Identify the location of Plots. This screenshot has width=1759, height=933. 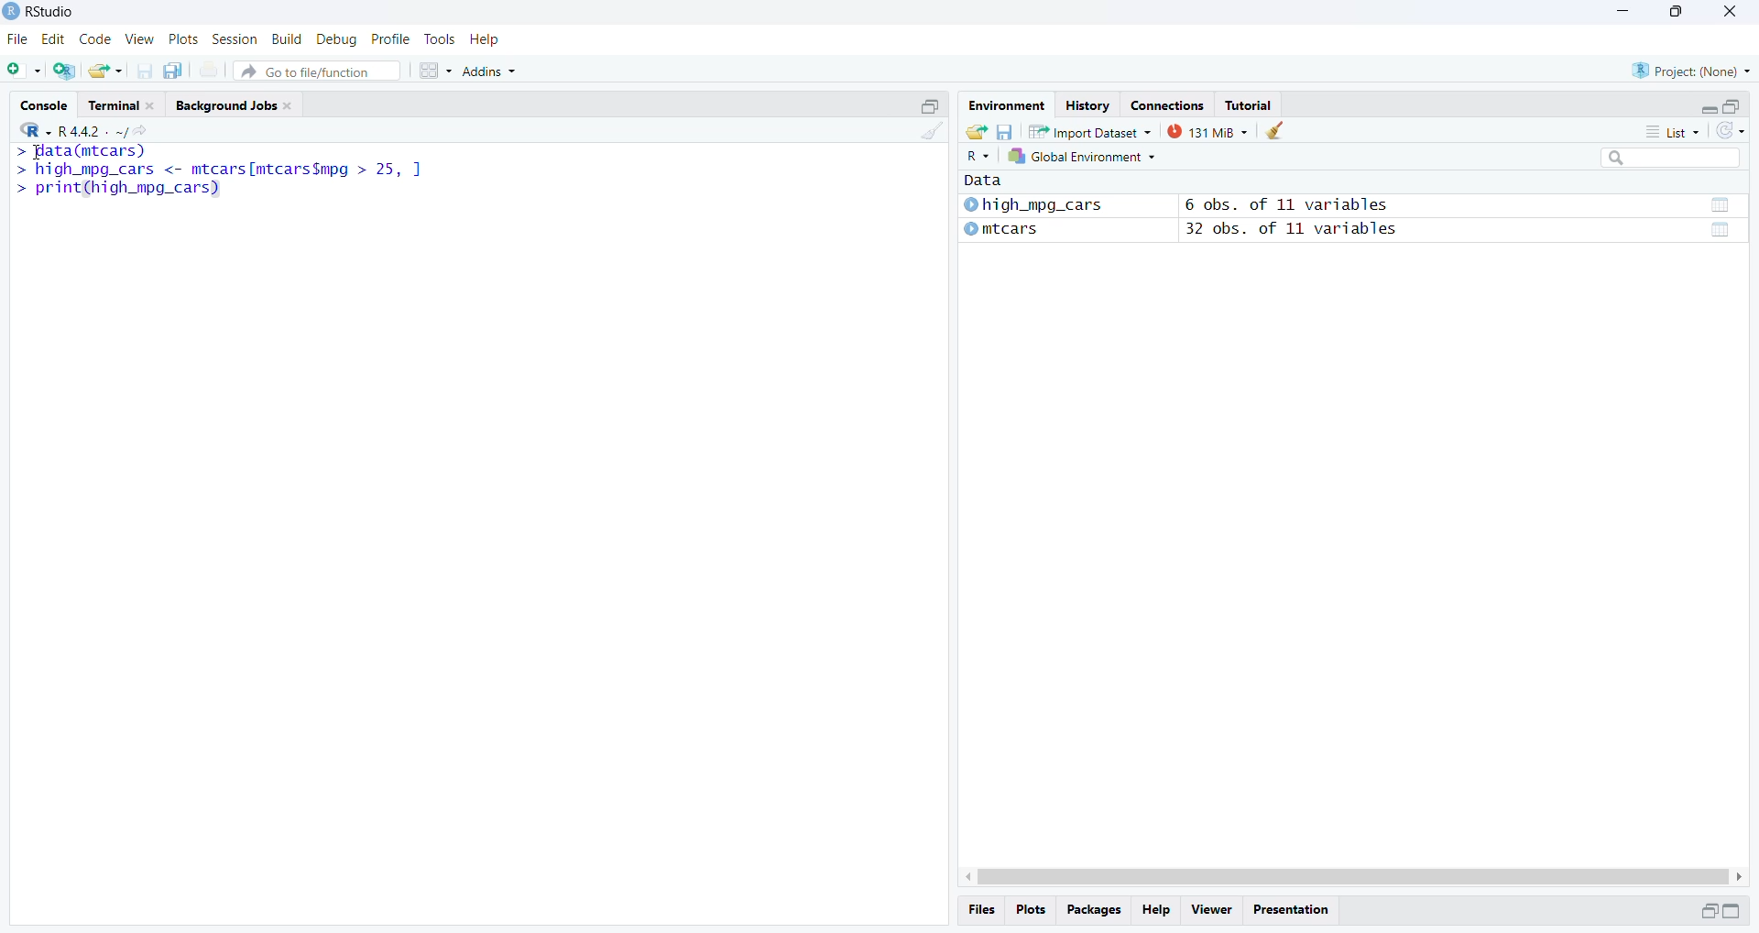
(182, 39).